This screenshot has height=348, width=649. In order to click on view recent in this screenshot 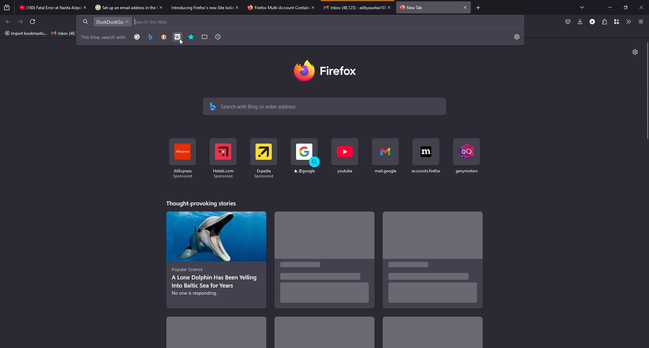, I will do `click(7, 7)`.